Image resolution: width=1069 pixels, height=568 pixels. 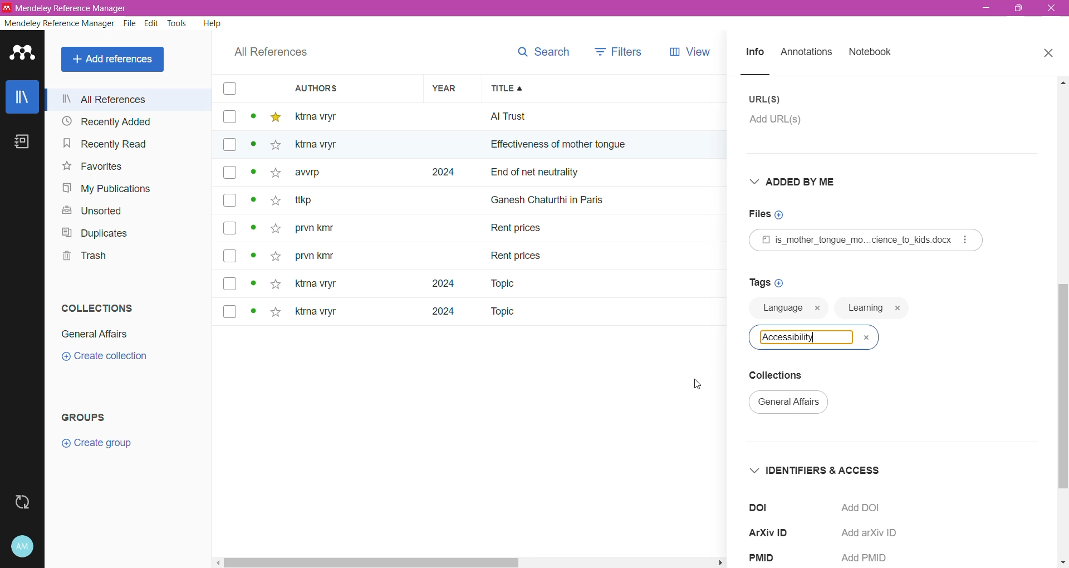 I want to click on Click to add URL(s), so click(x=783, y=123).